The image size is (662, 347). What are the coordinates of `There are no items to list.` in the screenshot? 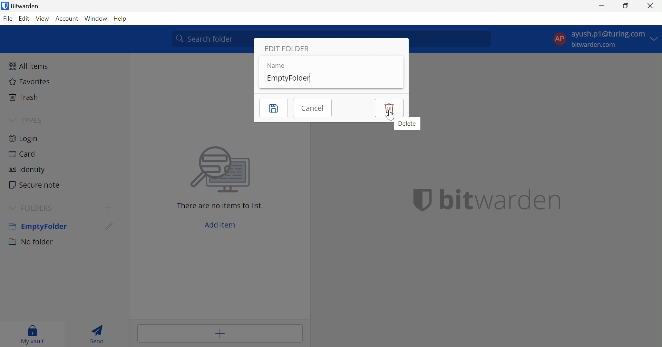 It's located at (220, 206).